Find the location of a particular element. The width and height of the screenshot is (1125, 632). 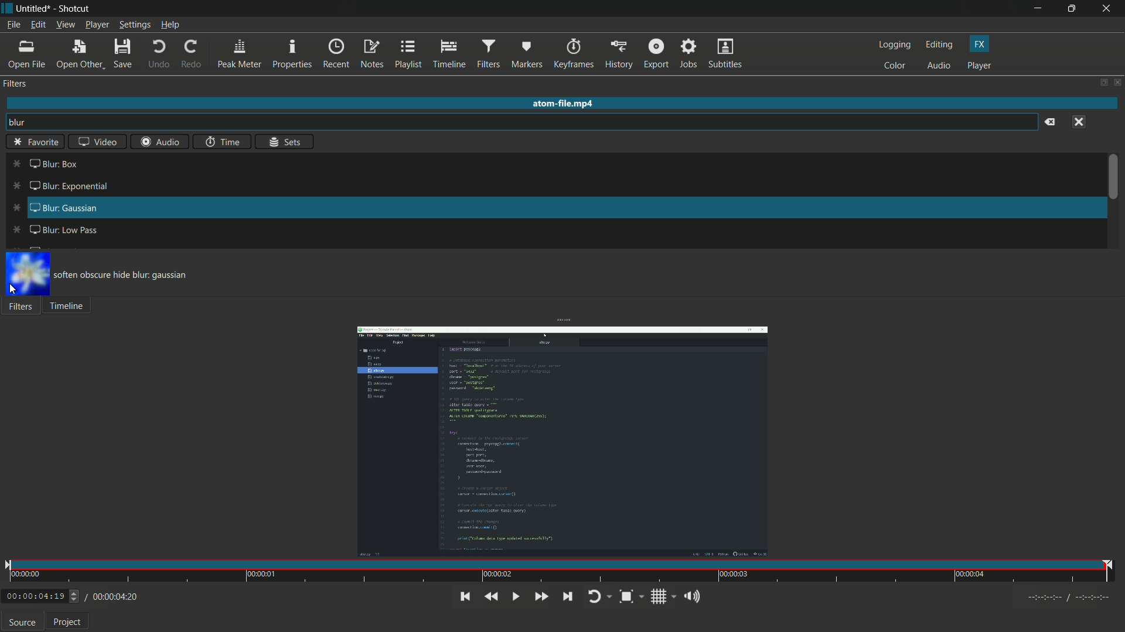

skip to the next point is located at coordinates (571, 597).